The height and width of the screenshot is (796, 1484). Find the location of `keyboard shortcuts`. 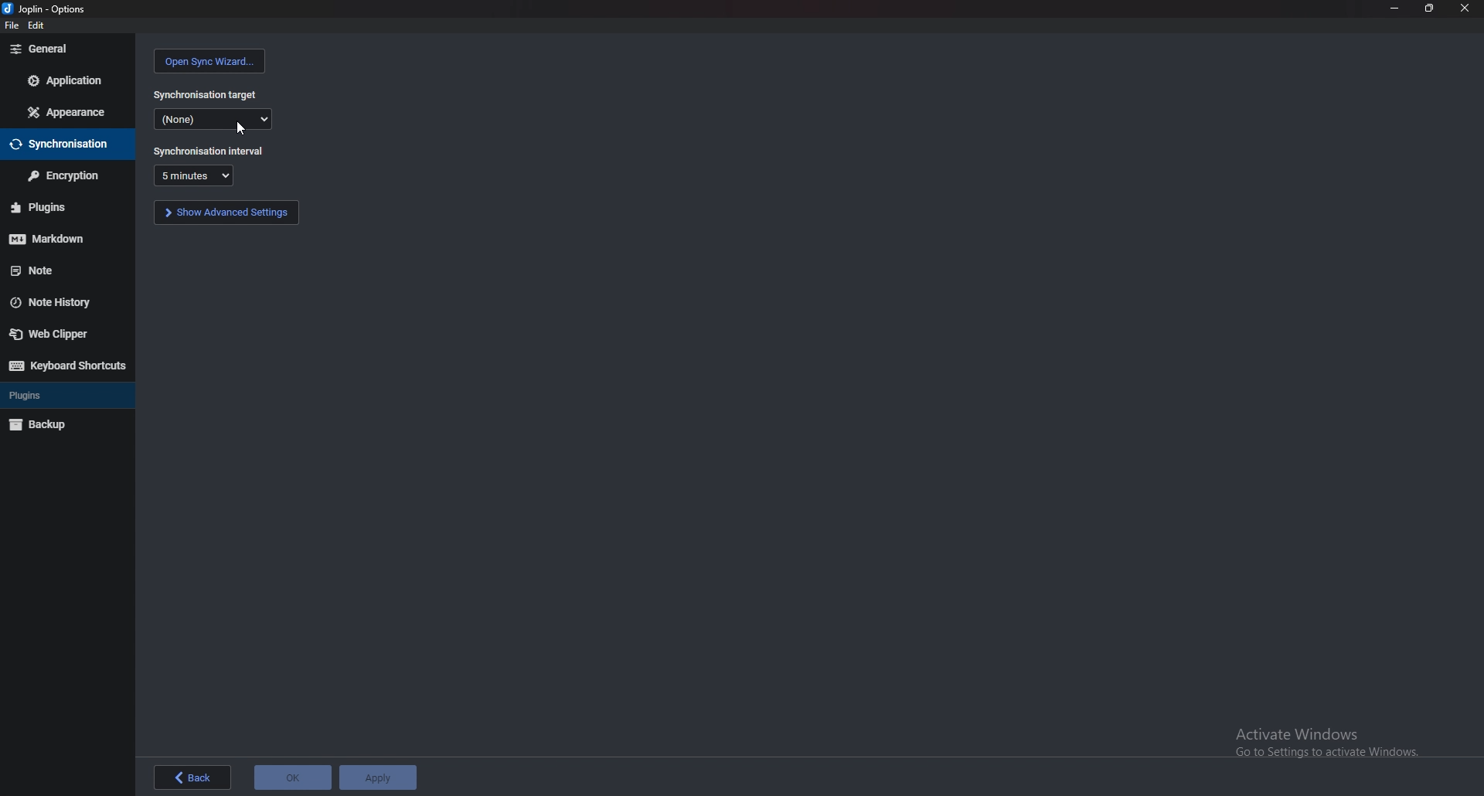

keyboard shortcuts is located at coordinates (67, 366).